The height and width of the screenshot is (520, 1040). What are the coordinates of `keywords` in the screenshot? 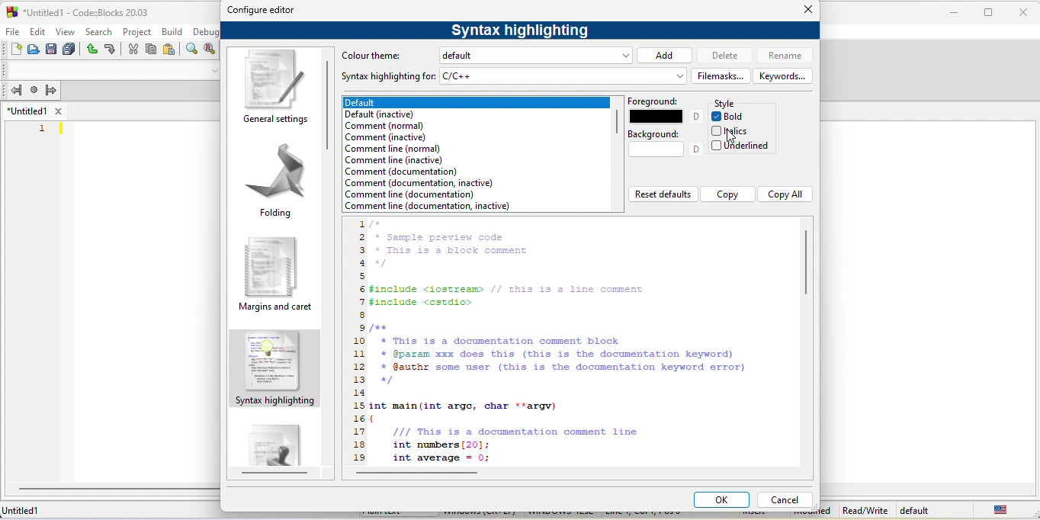 It's located at (784, 75).